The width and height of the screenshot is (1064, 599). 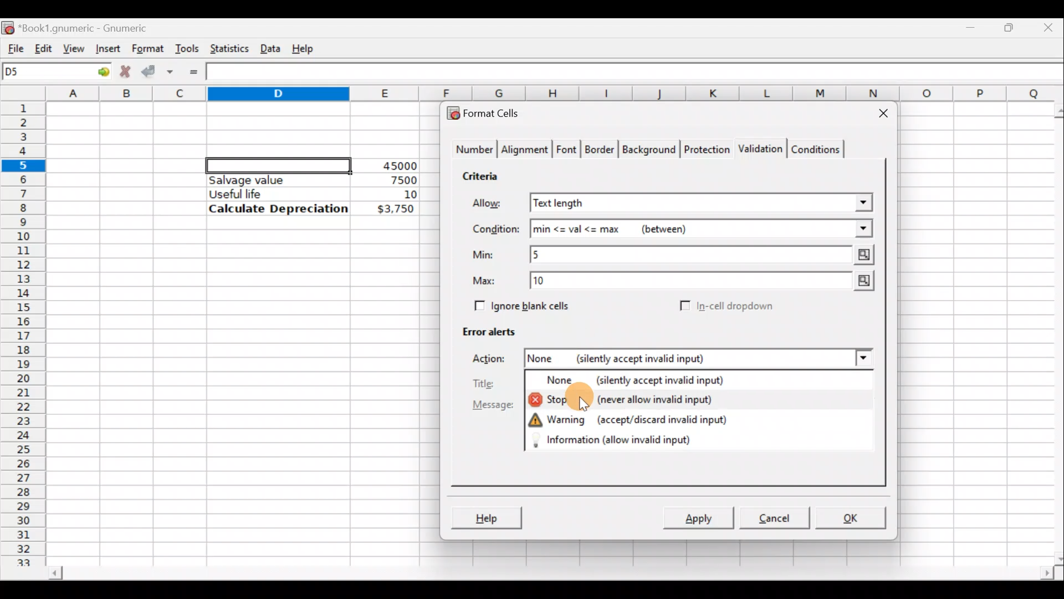 What do you see at coordinates (549, 575) in the screenshot?
I see `Scroll bar` at bounding box center [549, 575].